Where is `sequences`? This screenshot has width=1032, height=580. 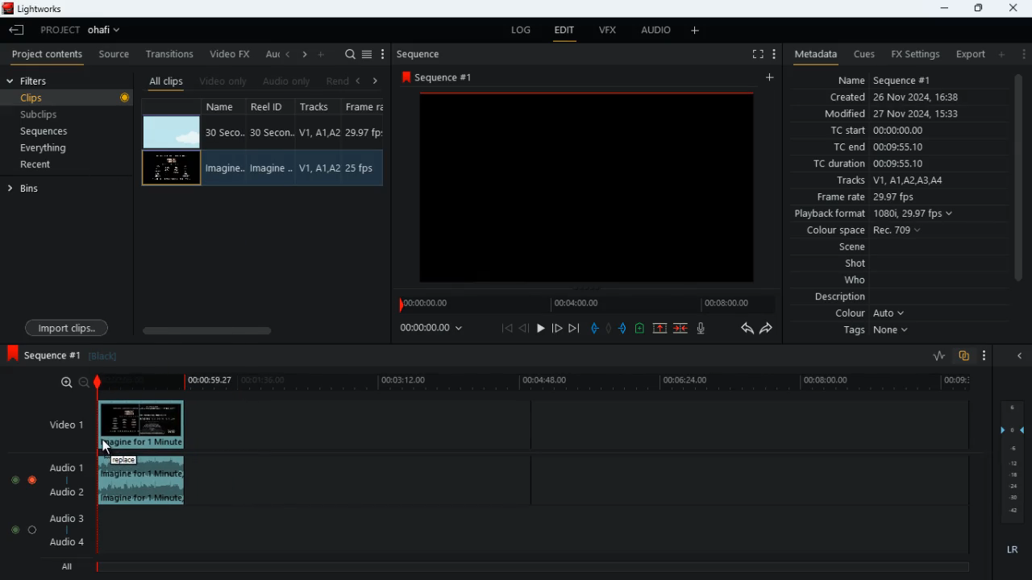 sequences is located at coordinates (56, 131).